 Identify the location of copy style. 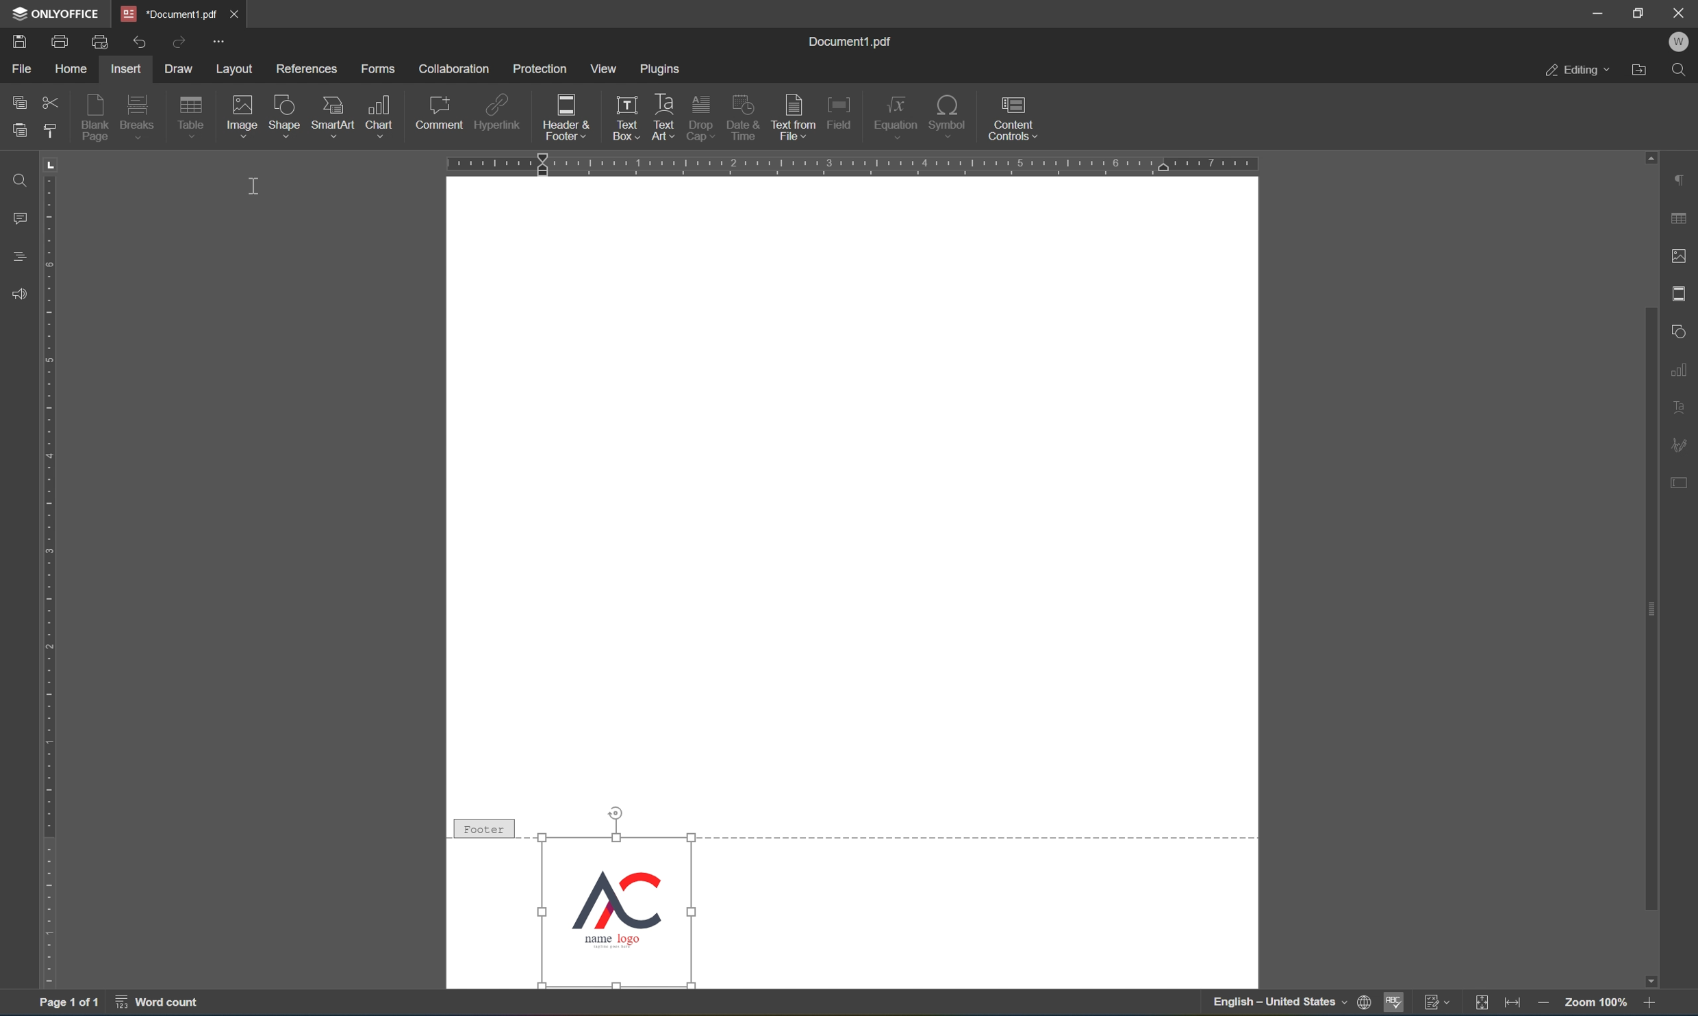
(49, 129).